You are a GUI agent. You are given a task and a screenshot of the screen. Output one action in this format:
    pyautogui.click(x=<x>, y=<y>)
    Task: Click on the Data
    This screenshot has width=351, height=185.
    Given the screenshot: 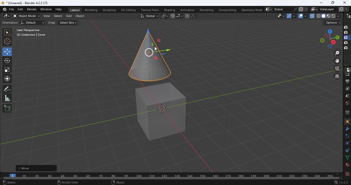 What is the action you would take?
    pyautogui.click(x=347, y=158)
    